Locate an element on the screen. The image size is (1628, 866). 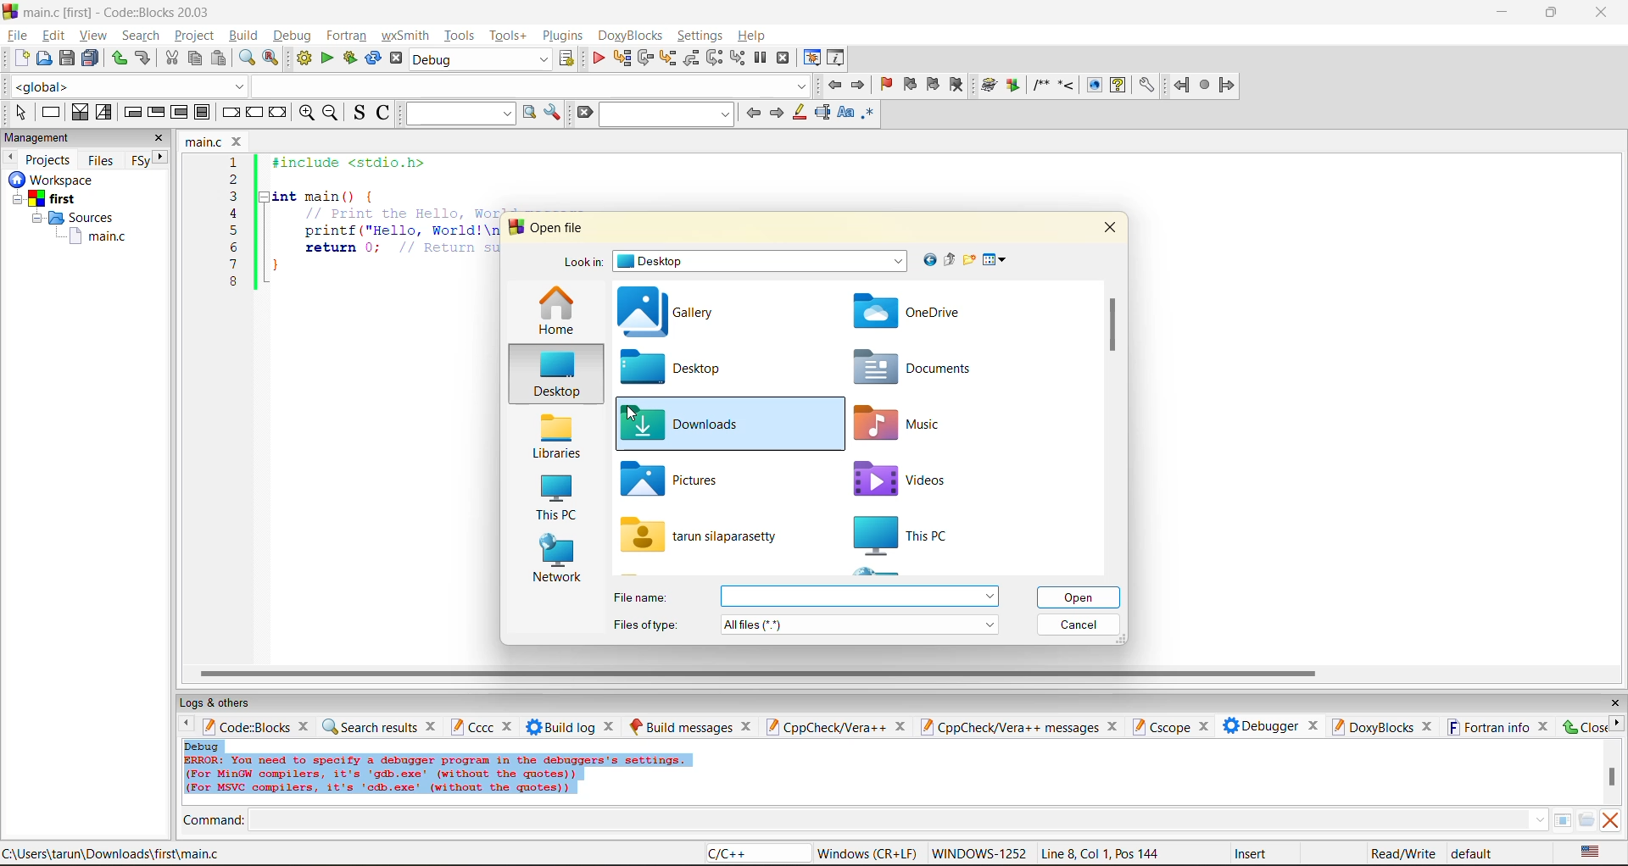
settings is located at coordinates (1146, 86).